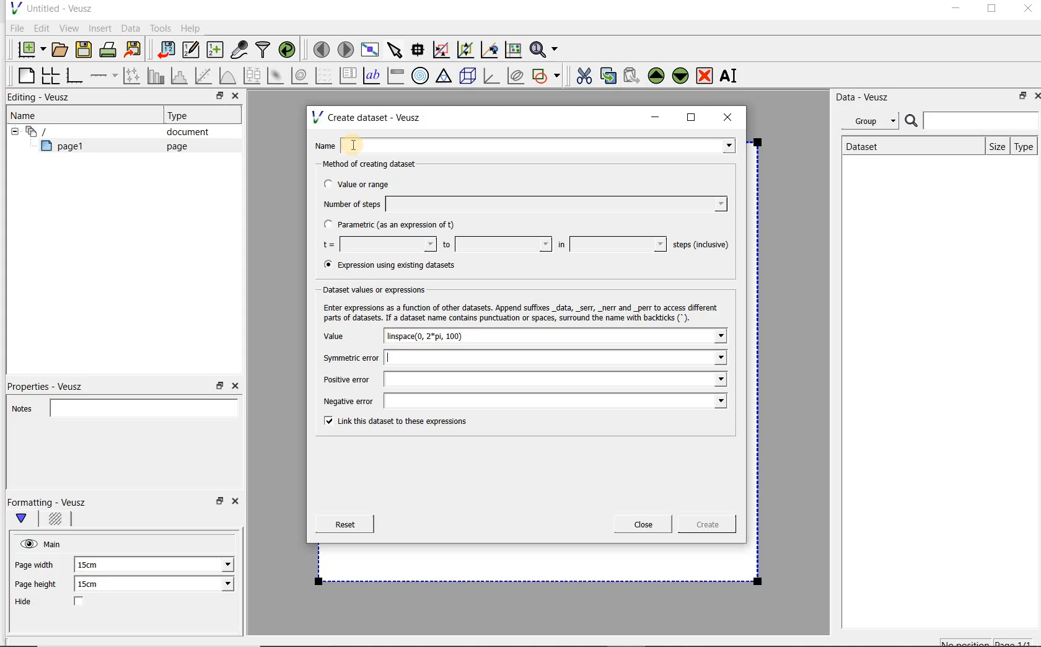 The image size is (1041, 647). I want to click on Paste widget from the clipboard, so click(633, 76).